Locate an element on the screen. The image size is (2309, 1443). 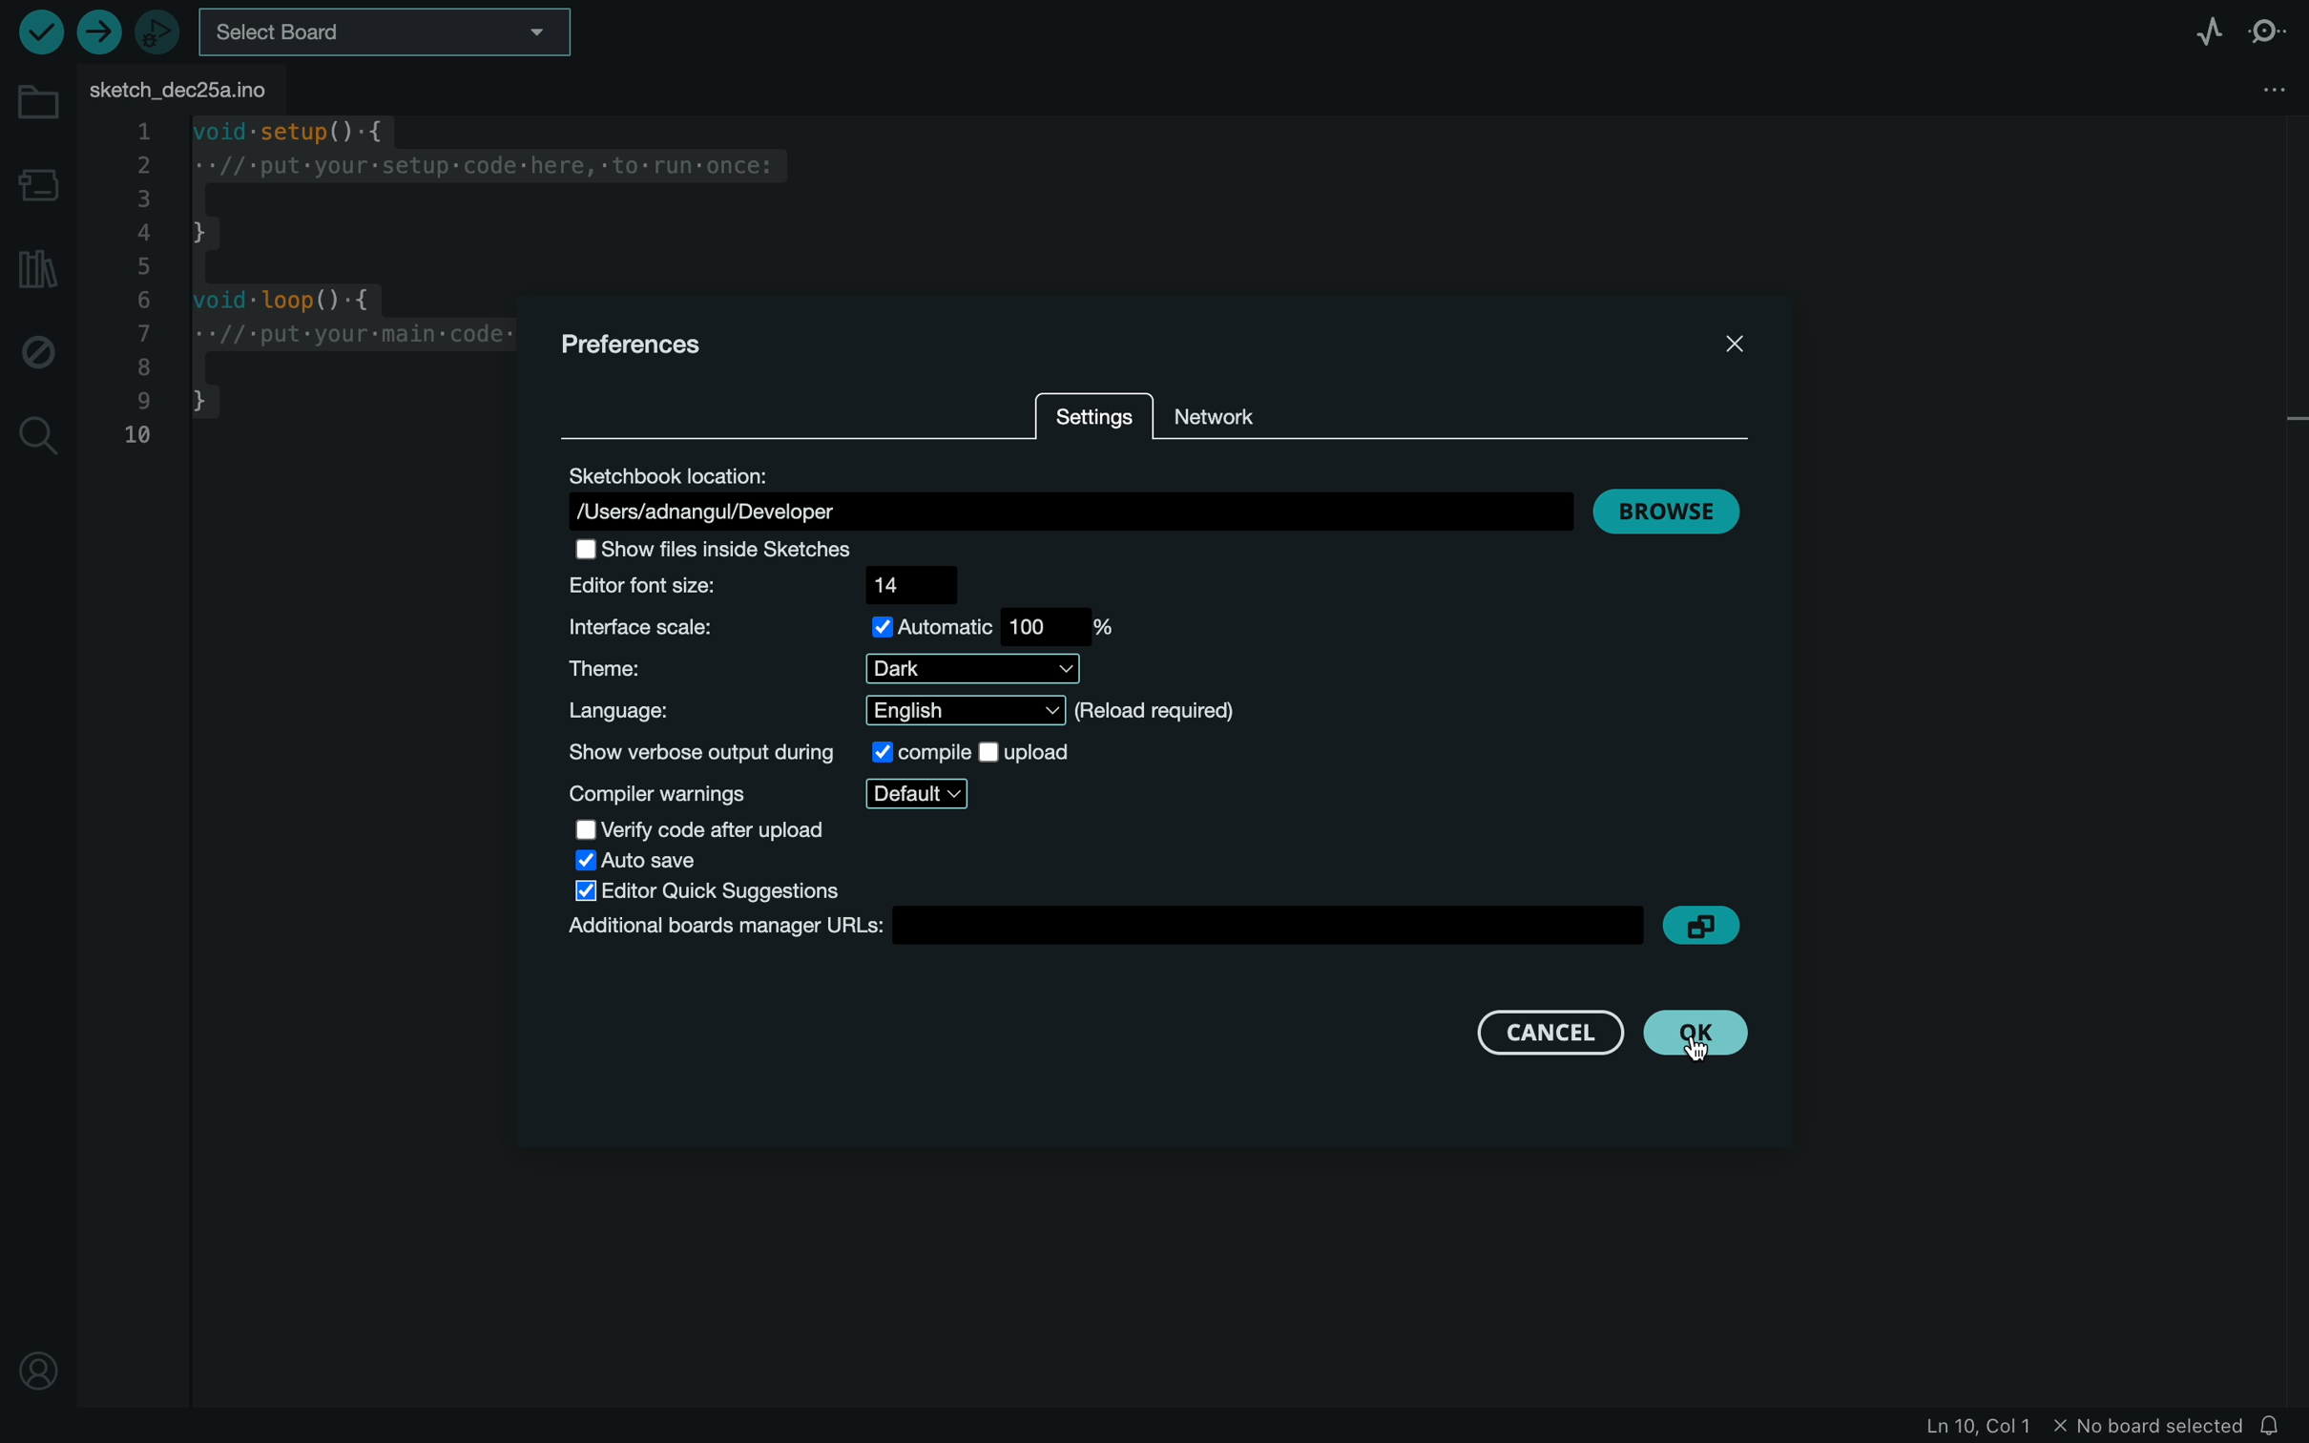
scale is located at coordinates (843, 626).